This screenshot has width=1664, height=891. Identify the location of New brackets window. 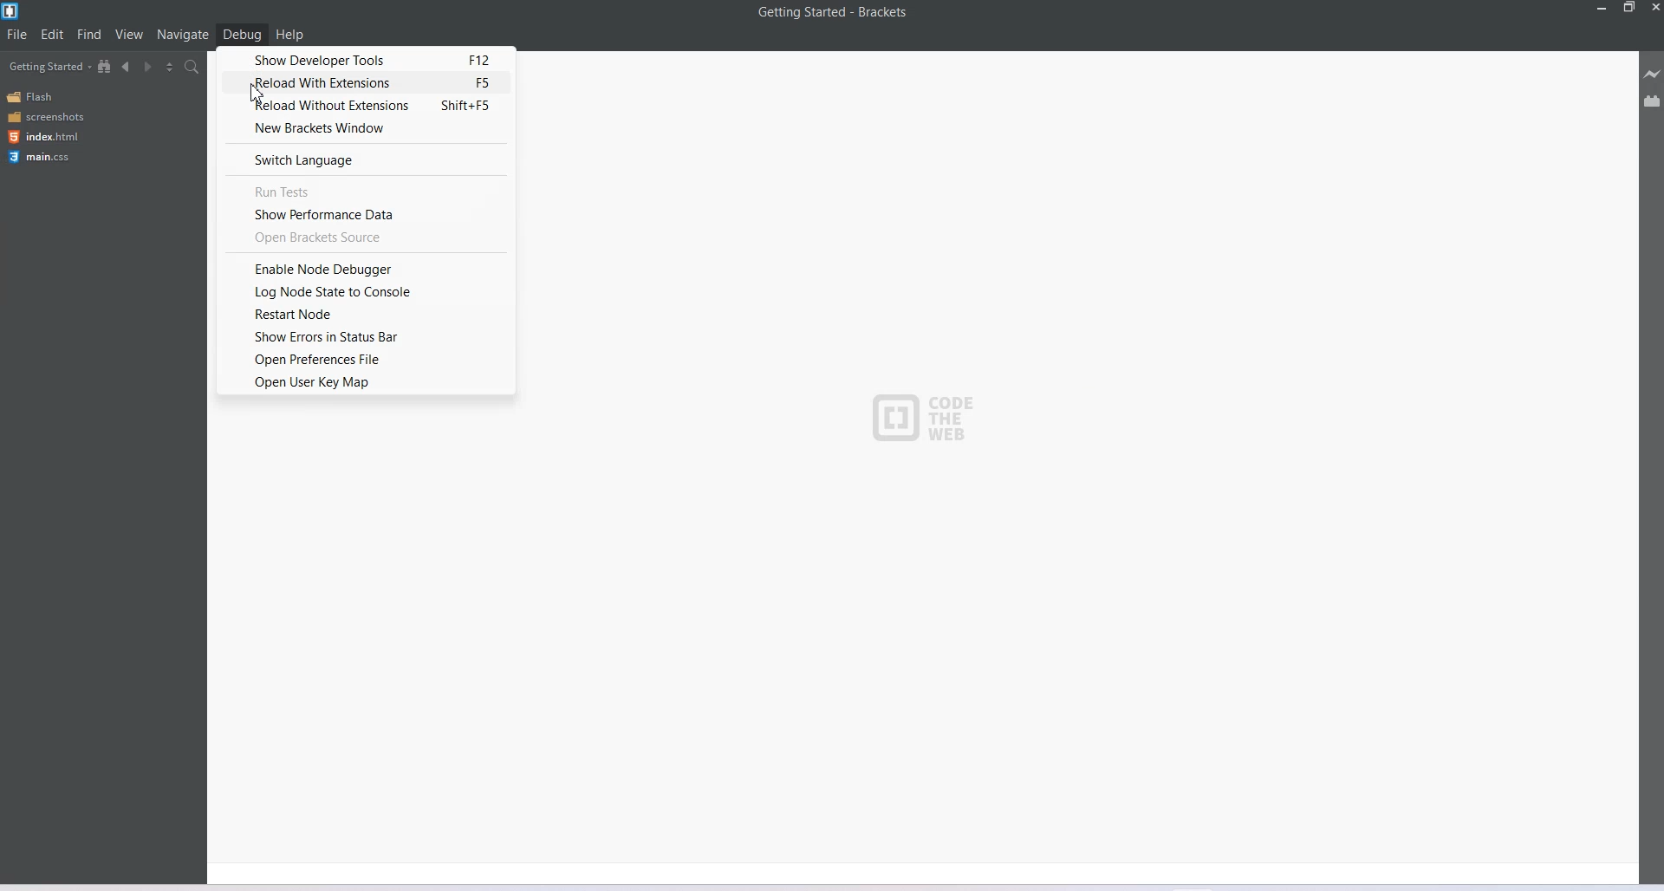
(367, 130).